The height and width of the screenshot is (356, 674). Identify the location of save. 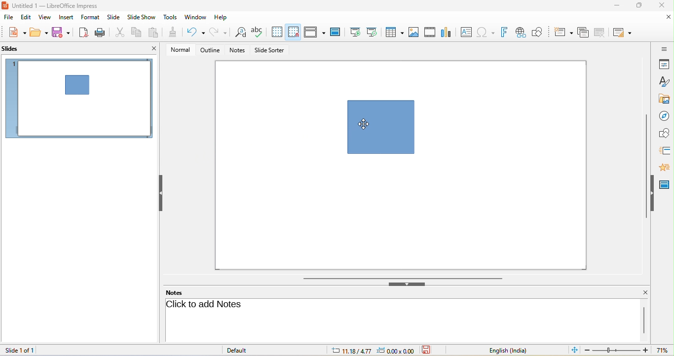
(63, 32).